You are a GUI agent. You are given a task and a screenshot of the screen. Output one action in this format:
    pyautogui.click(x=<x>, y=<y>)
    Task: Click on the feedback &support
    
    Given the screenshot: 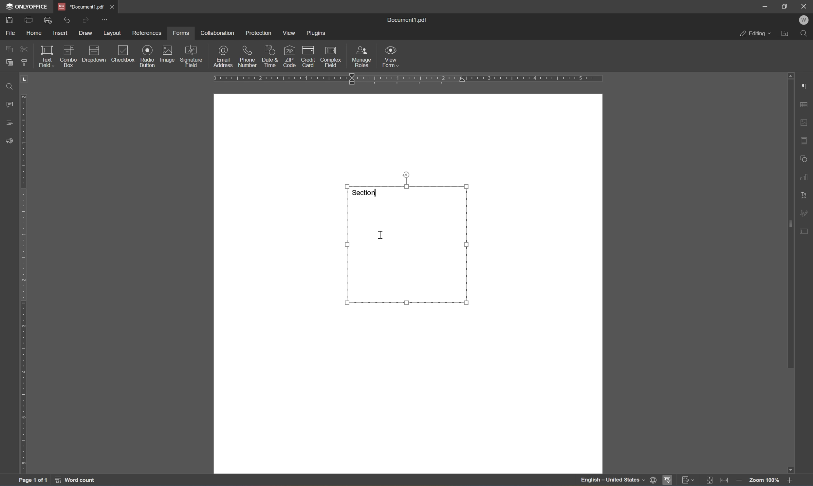 What is the action you would take?
    pyautogui.click(x=10, y=140)
    